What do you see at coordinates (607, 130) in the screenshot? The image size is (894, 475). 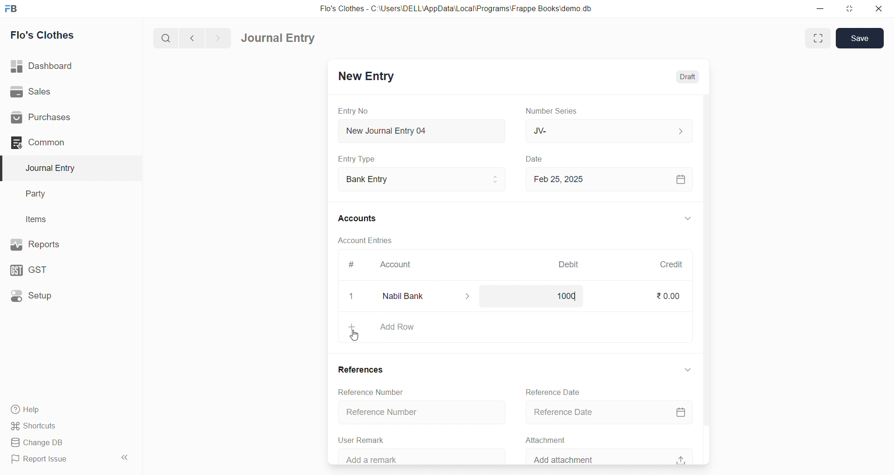 I see `JV-` at bounding box center [607, 130].